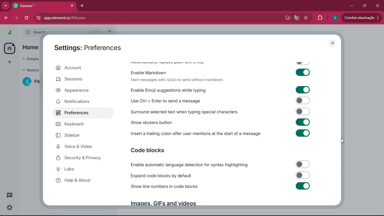  What do you see at coordinates (31, 69) in the screenshot?
I see `rooms` at bounding box center [31, 69].